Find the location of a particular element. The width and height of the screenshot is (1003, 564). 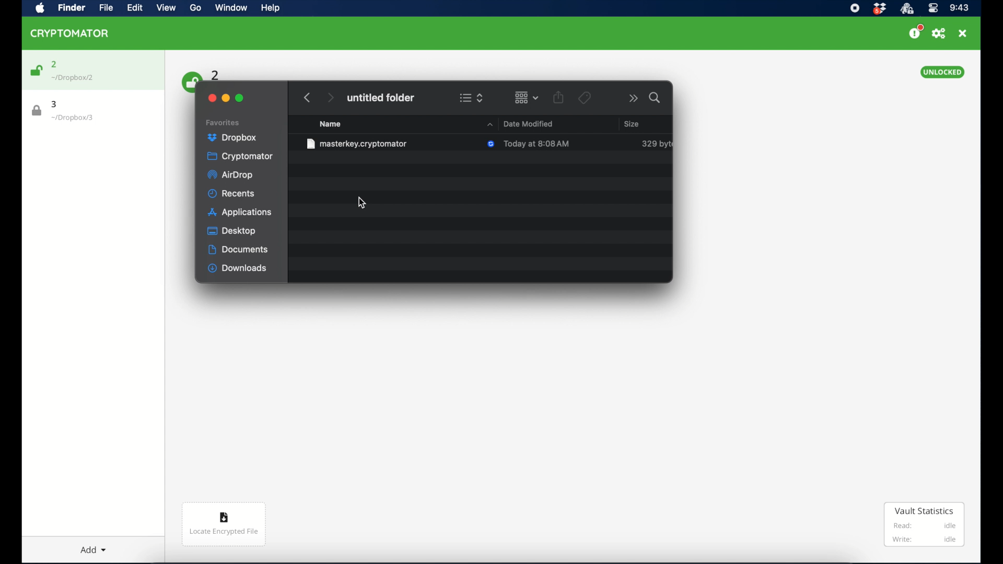

file is located at coordinates (357, 144).